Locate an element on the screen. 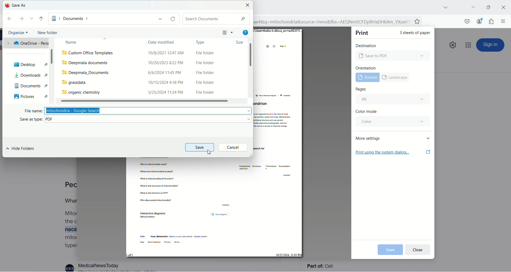  new folder is located at coordinates (47, 32).